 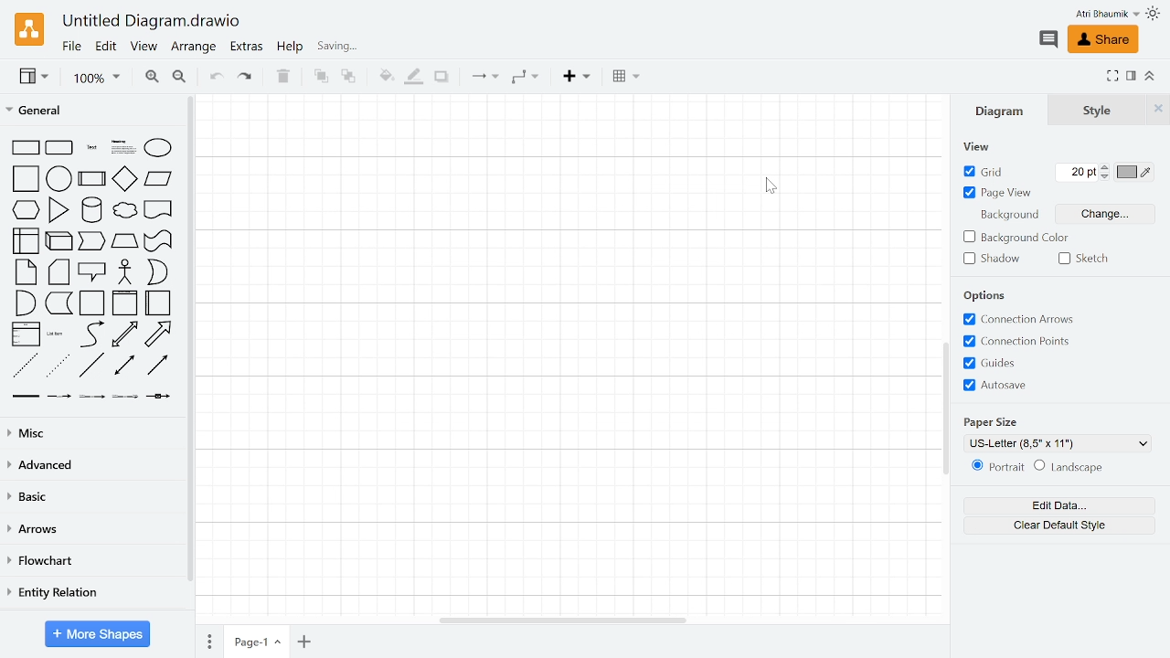 I want to click on CURSOR, so click(x=771, y=187).